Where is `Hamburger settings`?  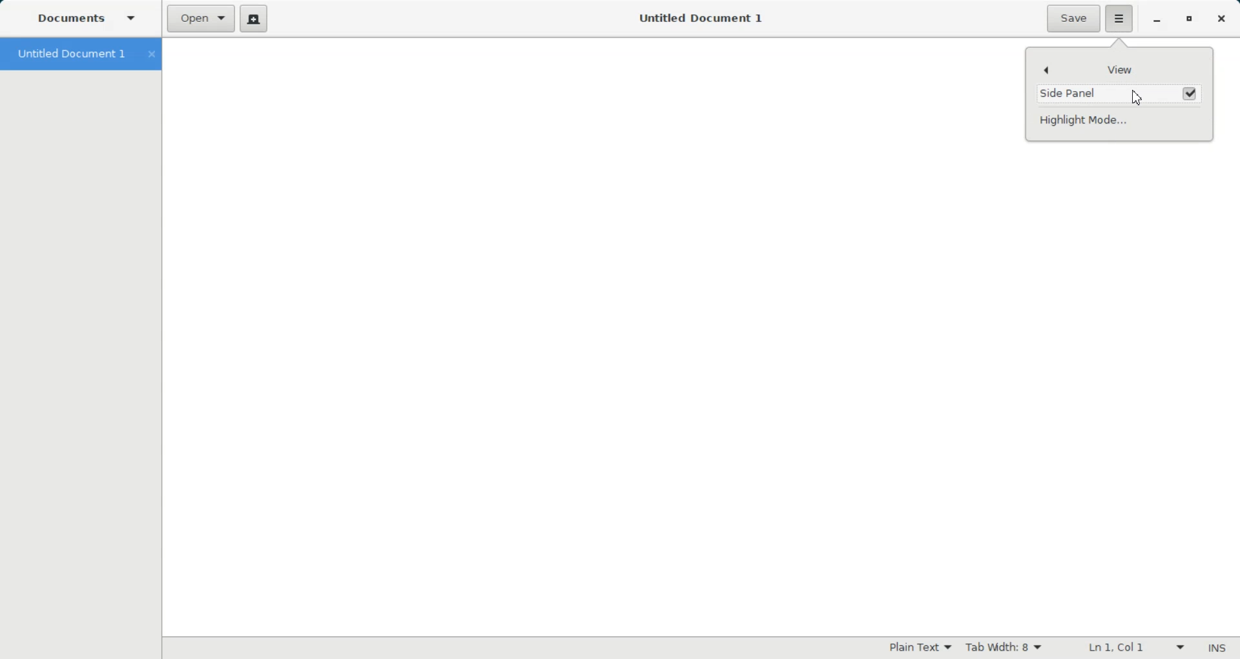 Hamburger settings is located at coordinates (1120, 19).